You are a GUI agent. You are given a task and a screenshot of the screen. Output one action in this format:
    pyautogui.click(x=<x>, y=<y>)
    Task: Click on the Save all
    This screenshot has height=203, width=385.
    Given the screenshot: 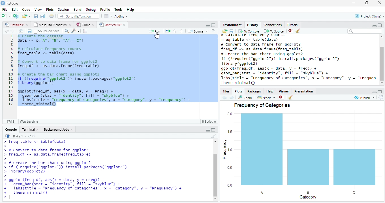 What is the action you would take?
    pyautogui.click(x=43, y=16)
    